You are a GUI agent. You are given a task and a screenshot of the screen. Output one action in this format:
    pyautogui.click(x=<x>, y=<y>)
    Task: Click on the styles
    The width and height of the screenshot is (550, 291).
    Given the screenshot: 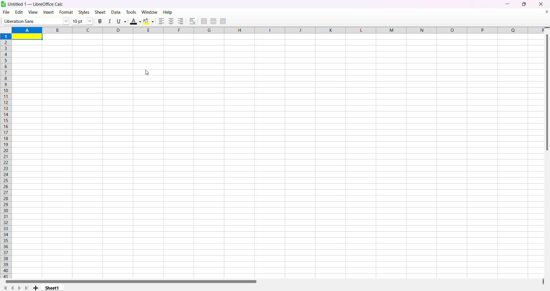 What is the action you would take?
    pyautogui.click(x=83, y=12)
    